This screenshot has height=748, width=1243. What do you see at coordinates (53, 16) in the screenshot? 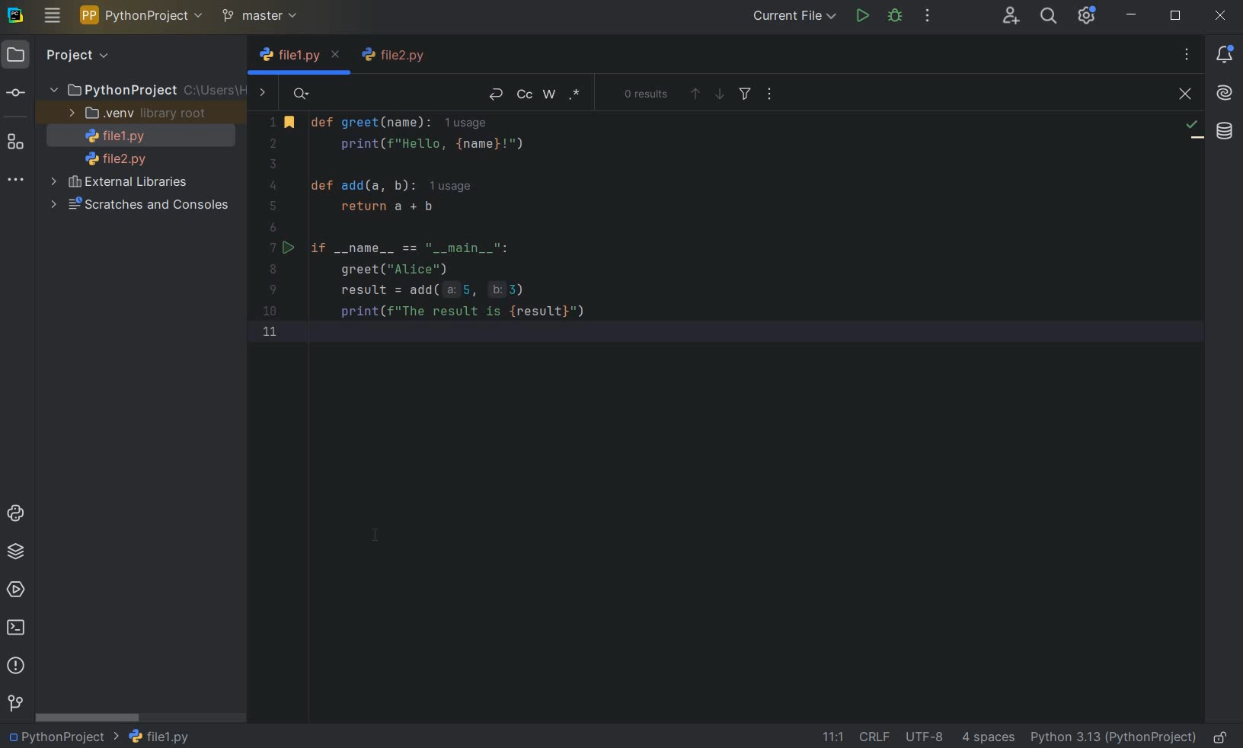
I see `MAIN MENU` at bounding box center [53, 16].